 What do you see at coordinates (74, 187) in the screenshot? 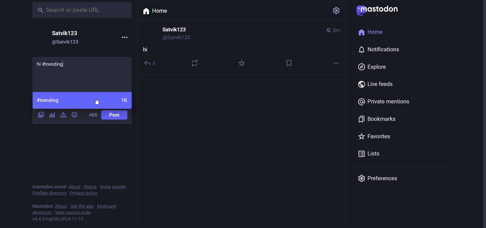
I see `about` at bounding box center [74, 187].